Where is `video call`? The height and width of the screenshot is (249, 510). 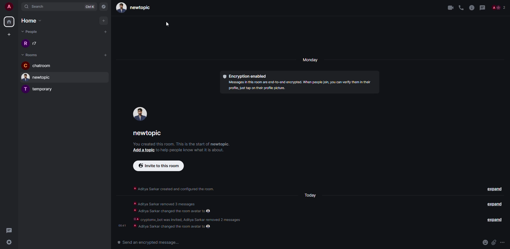 video call is located at coordinates (449, 7).